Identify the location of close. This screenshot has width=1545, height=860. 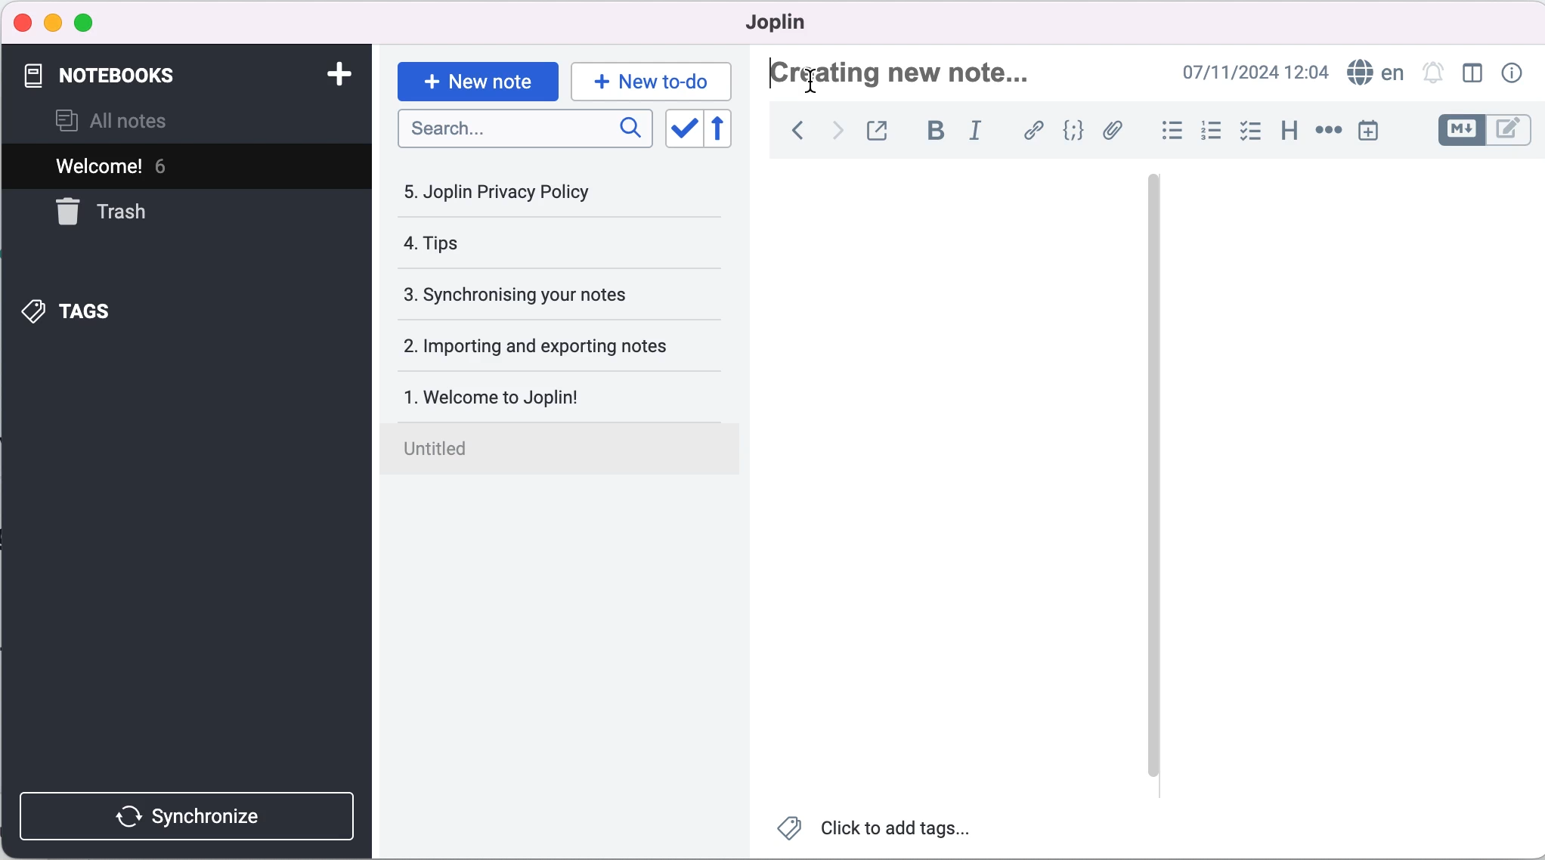
(23, 20).